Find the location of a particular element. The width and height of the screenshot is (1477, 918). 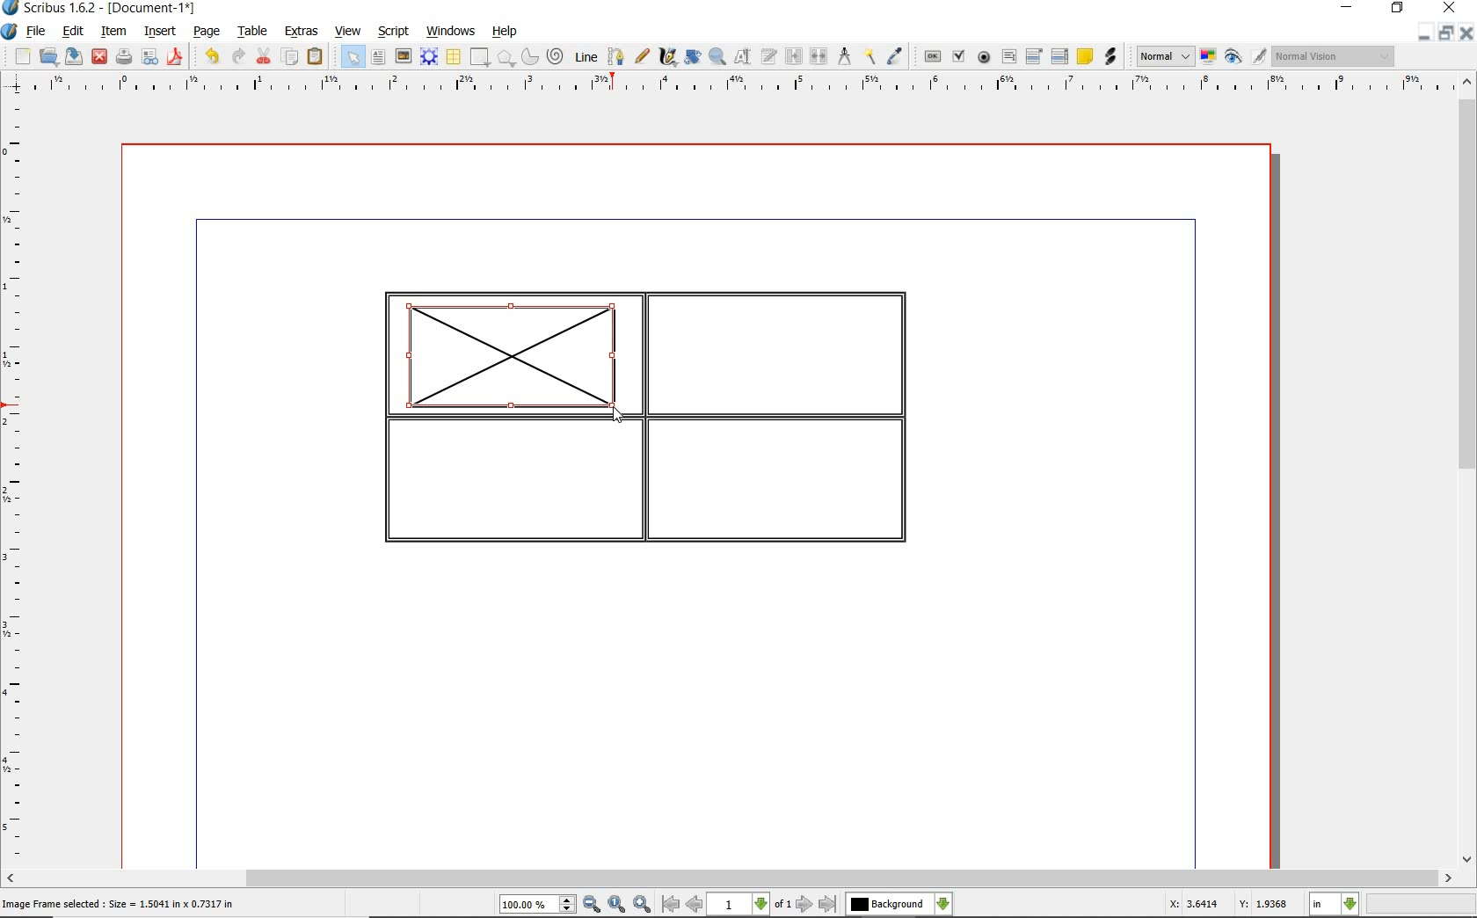

toggle color management system is located at coordinates (1210, 58).